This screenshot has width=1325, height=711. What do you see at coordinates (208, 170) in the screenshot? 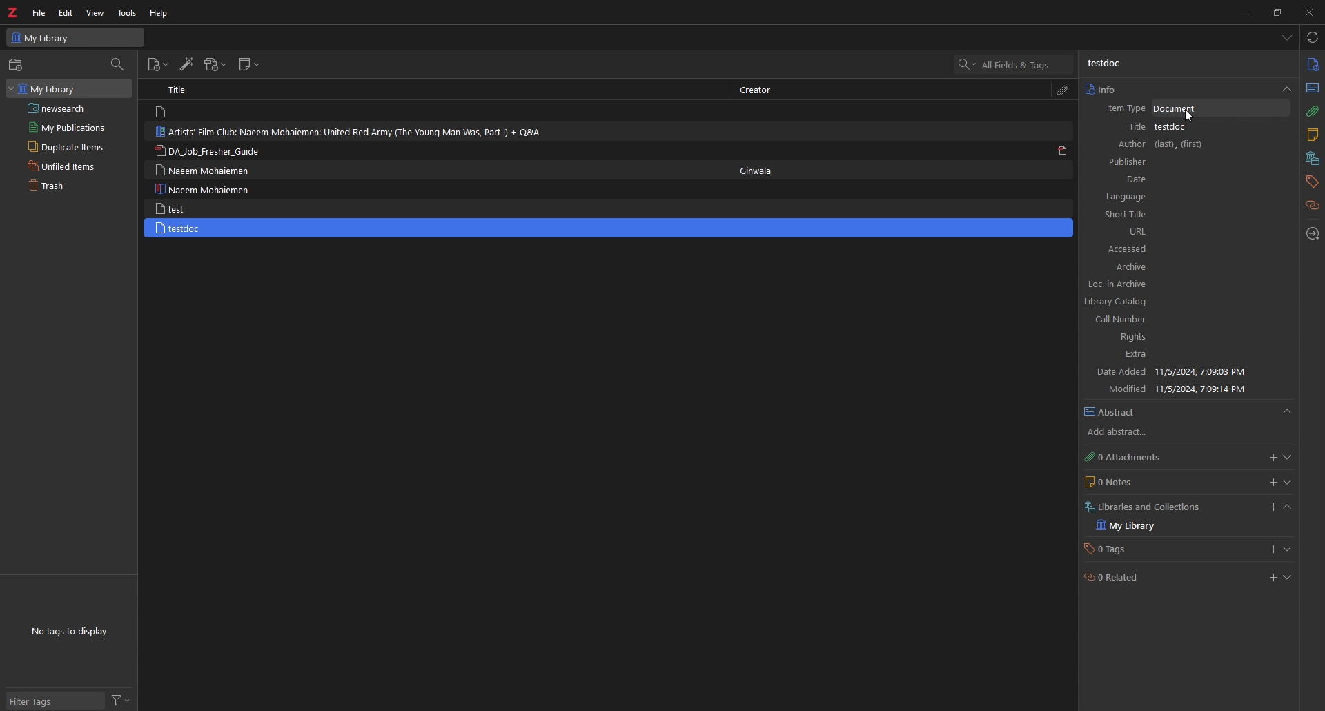
I see `Naeem Mohaiemen` at bounding box center [208, 170].